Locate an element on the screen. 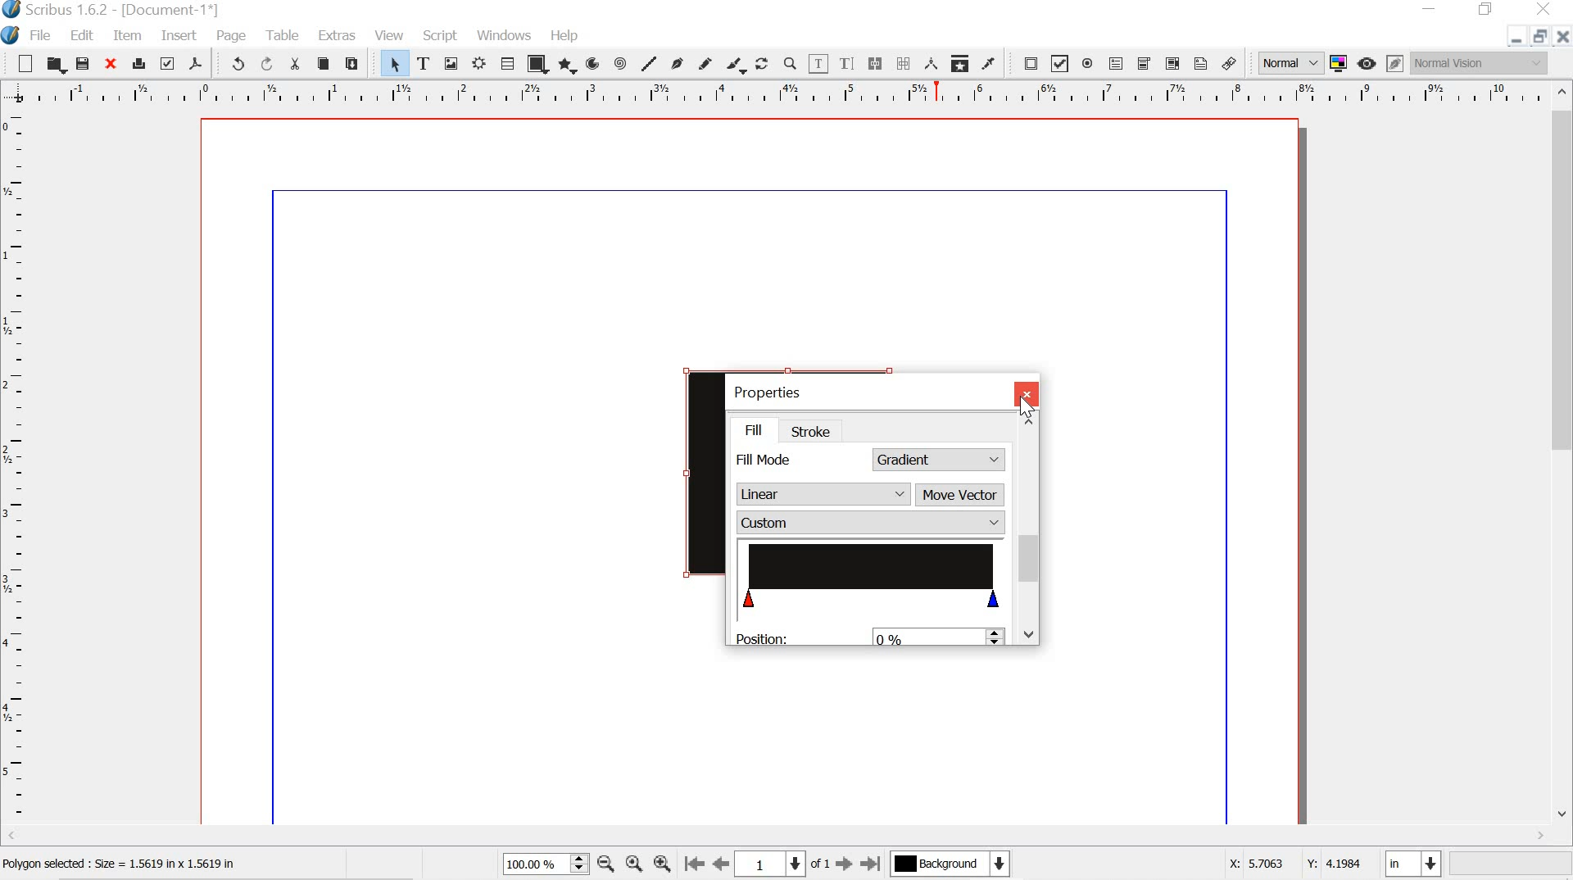 The image size is (1573, 880). ruler is located at coordinates (773, 93).